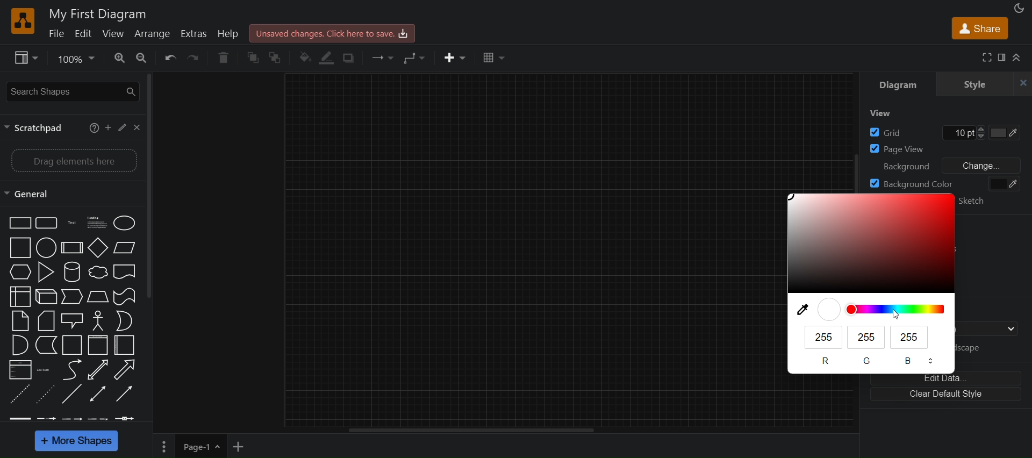  Describe the element at coordinates (94, 129) in the screenshot. I see `help` at that location.